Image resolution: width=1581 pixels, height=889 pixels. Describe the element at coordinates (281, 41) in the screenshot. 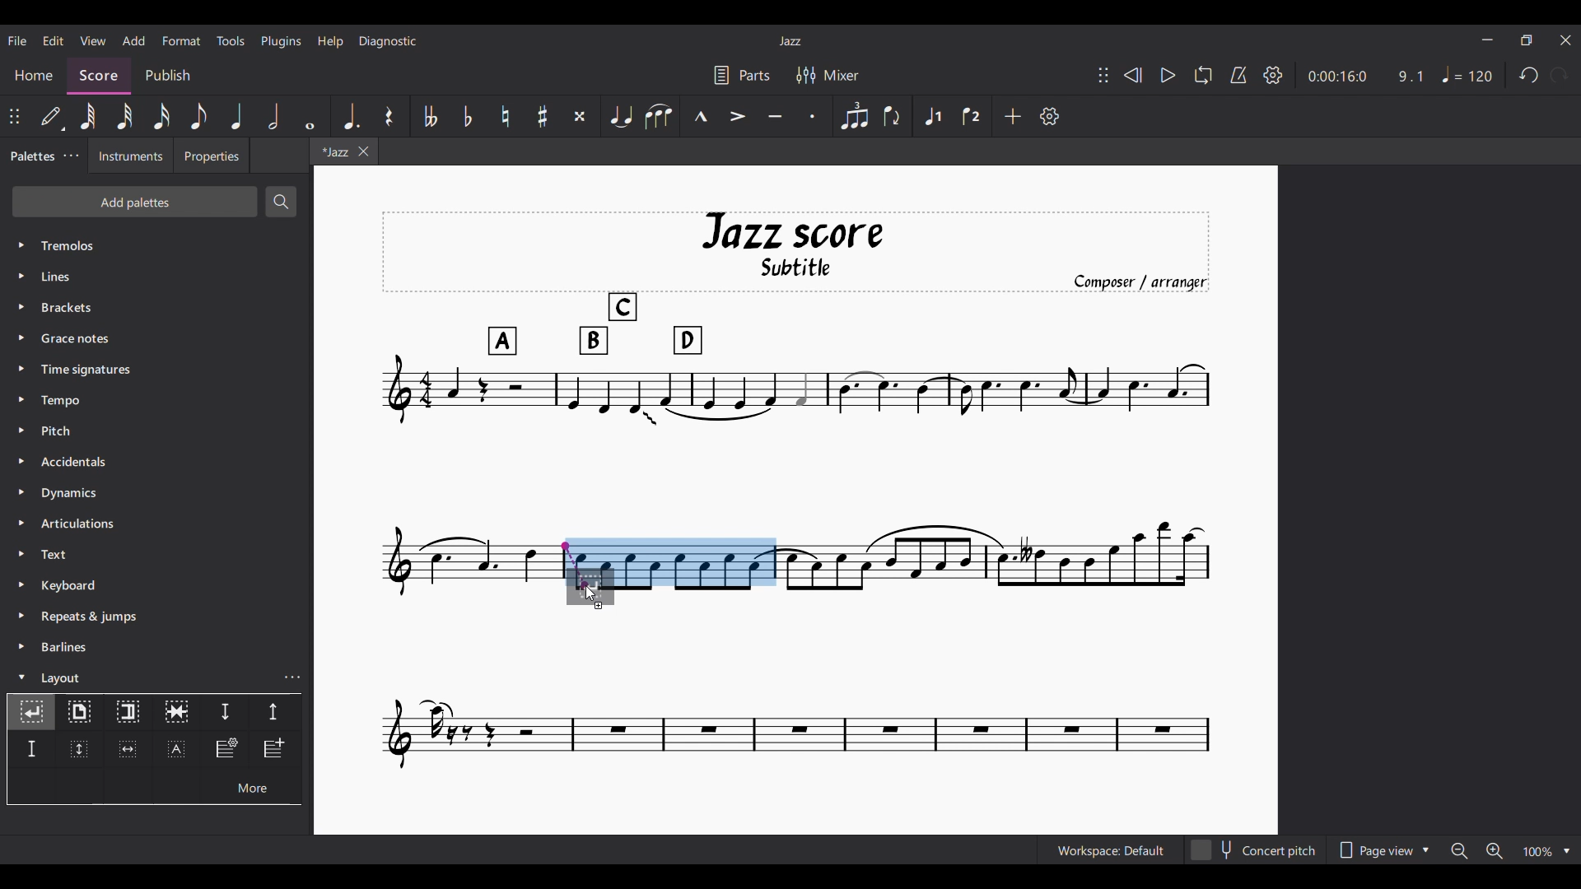

I see `Plugins menu` at that location.